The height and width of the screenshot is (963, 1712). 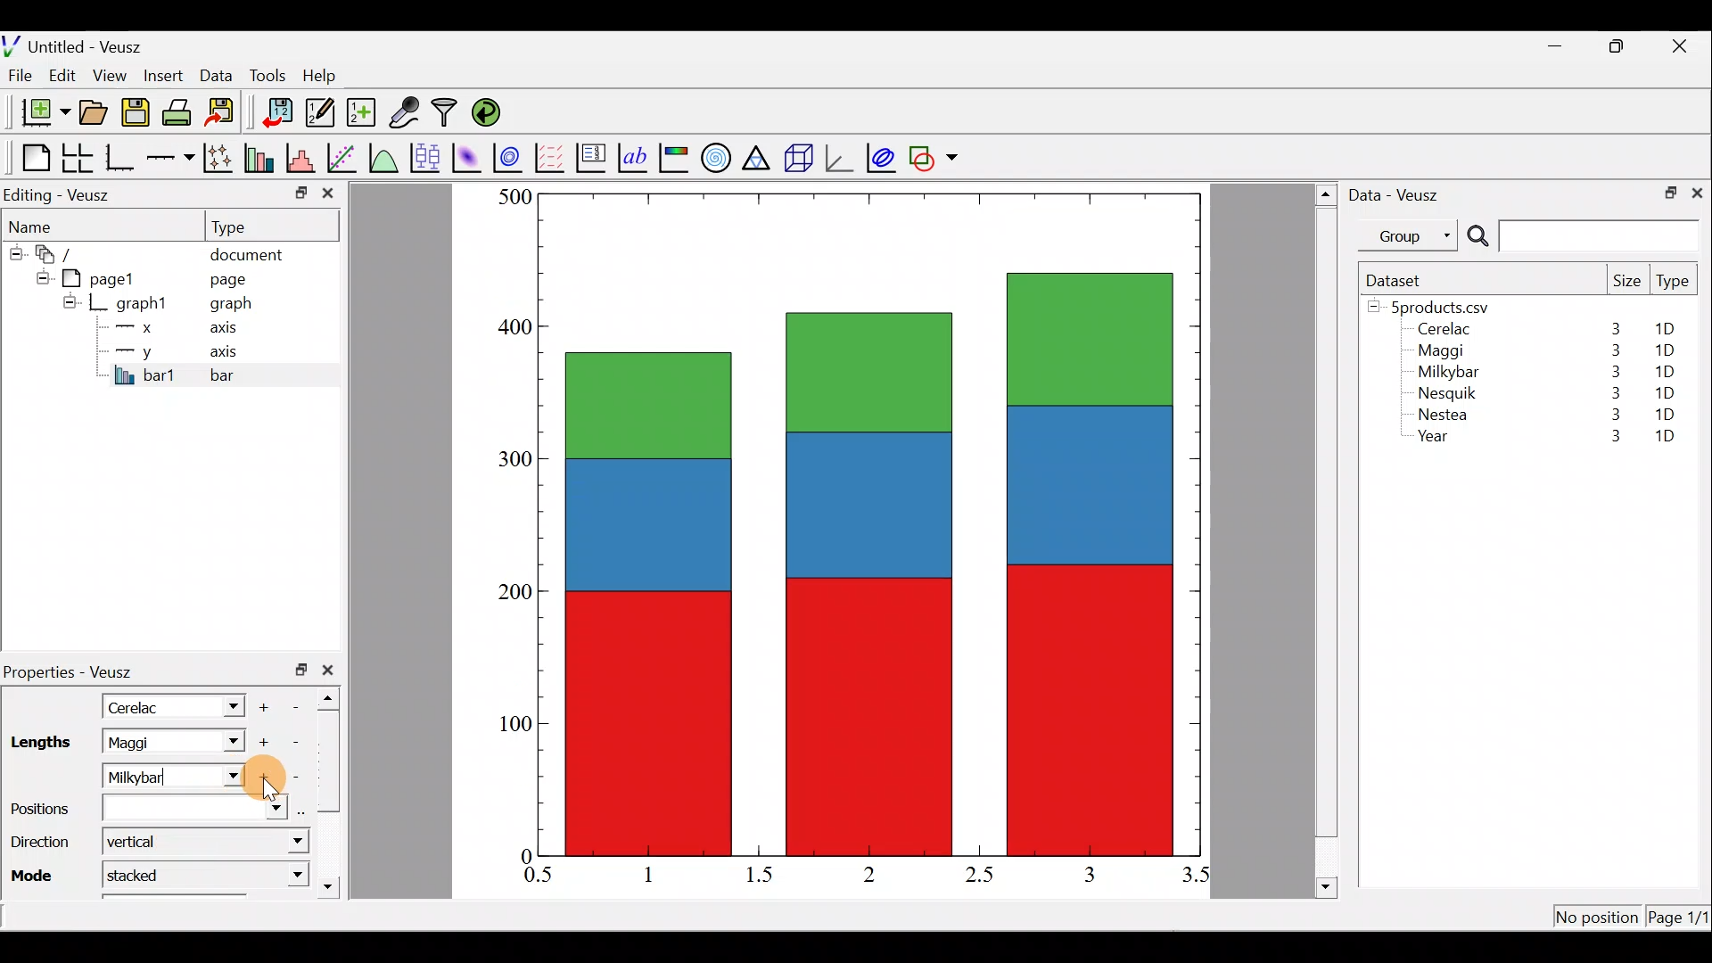 What do you see at coordinates (1441, 330) in the screenshot?
I see `Cerelac` at bounding box center [1441, 330].